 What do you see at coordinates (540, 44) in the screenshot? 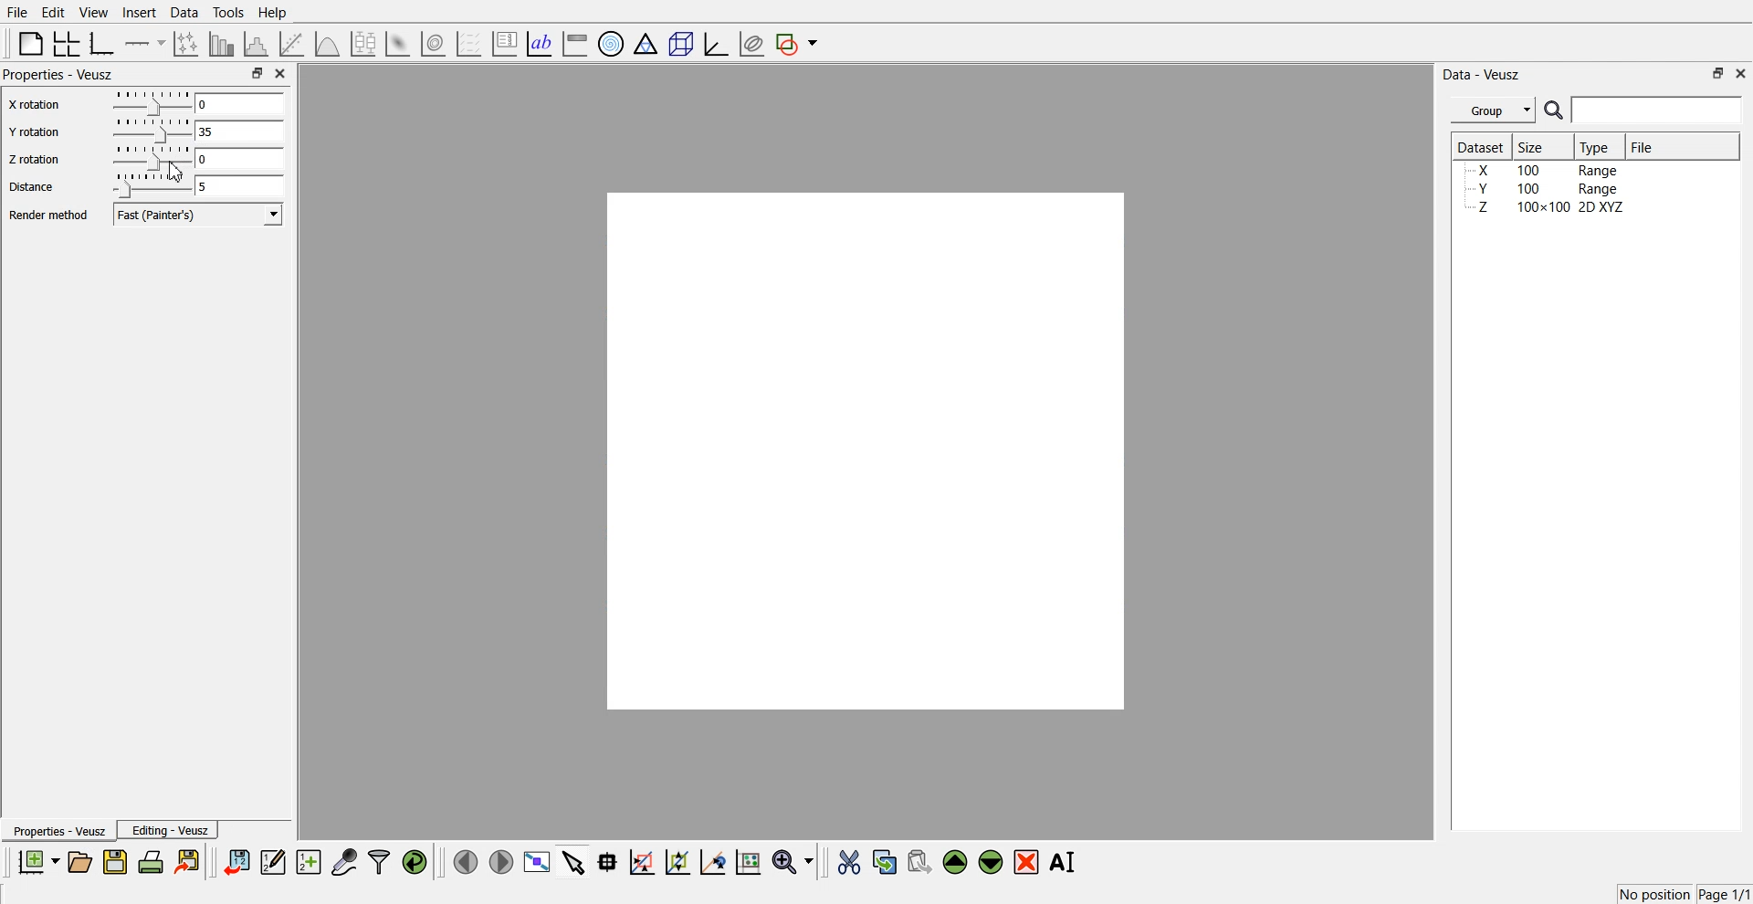
I see `Text label` at bounding box center [540, 44].